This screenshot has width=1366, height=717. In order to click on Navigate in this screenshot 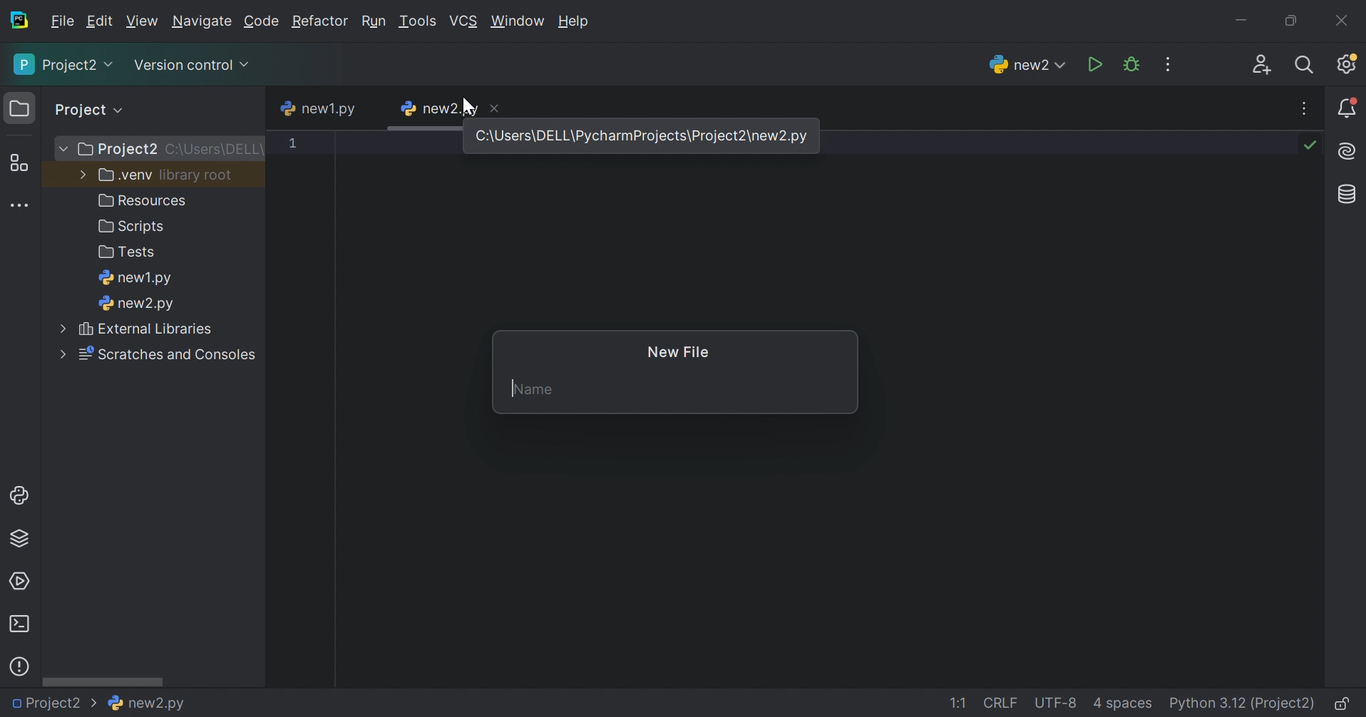, I will do `click(202, 23)`.